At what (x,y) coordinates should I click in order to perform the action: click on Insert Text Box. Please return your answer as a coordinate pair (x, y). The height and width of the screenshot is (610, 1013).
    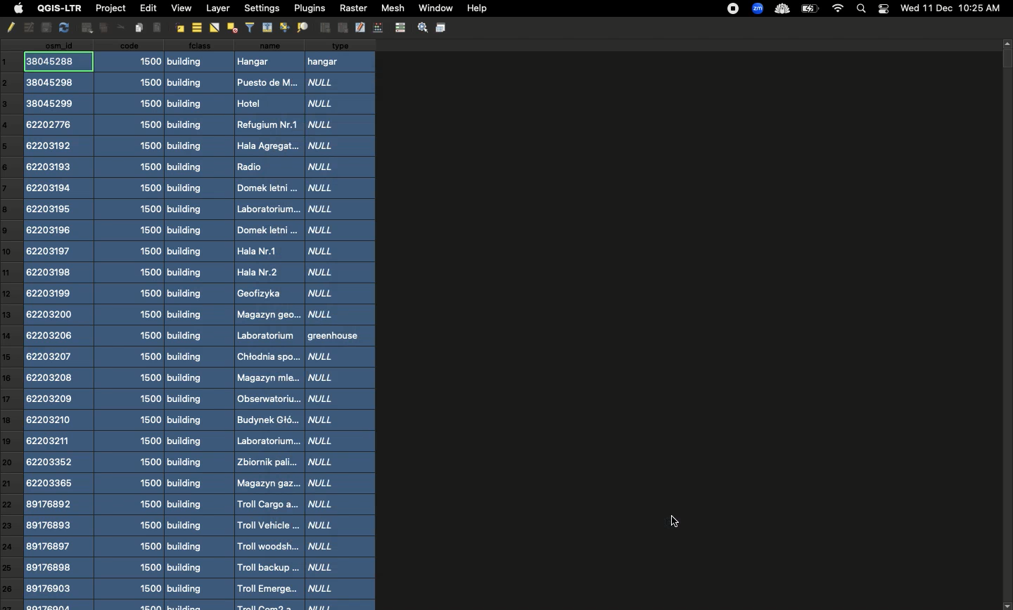
    Looking at the image, I should click on (101, 28).